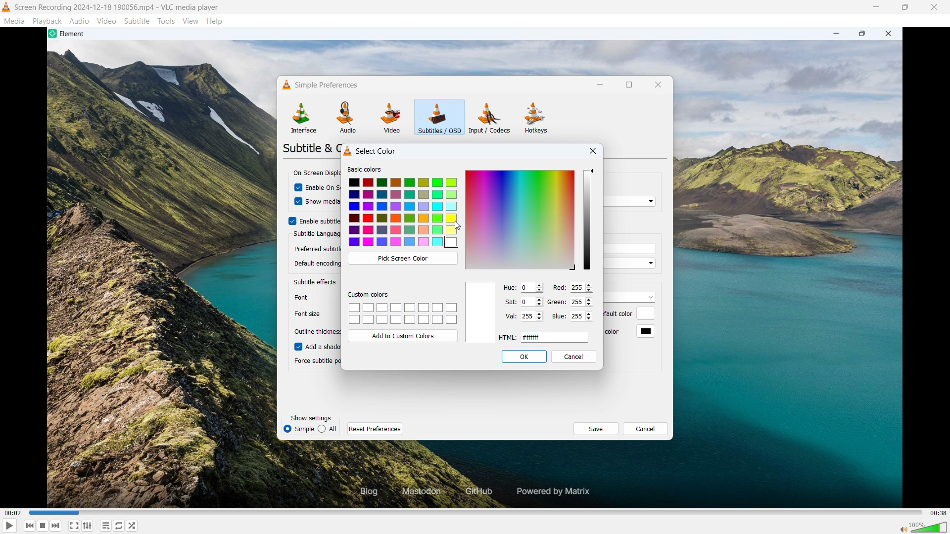 Image resolution: width=950 pixels, height=534 pixels. What do you see at coordinates (307, 312) in the screenshot?
I see `` at bounding box center [307, 312].